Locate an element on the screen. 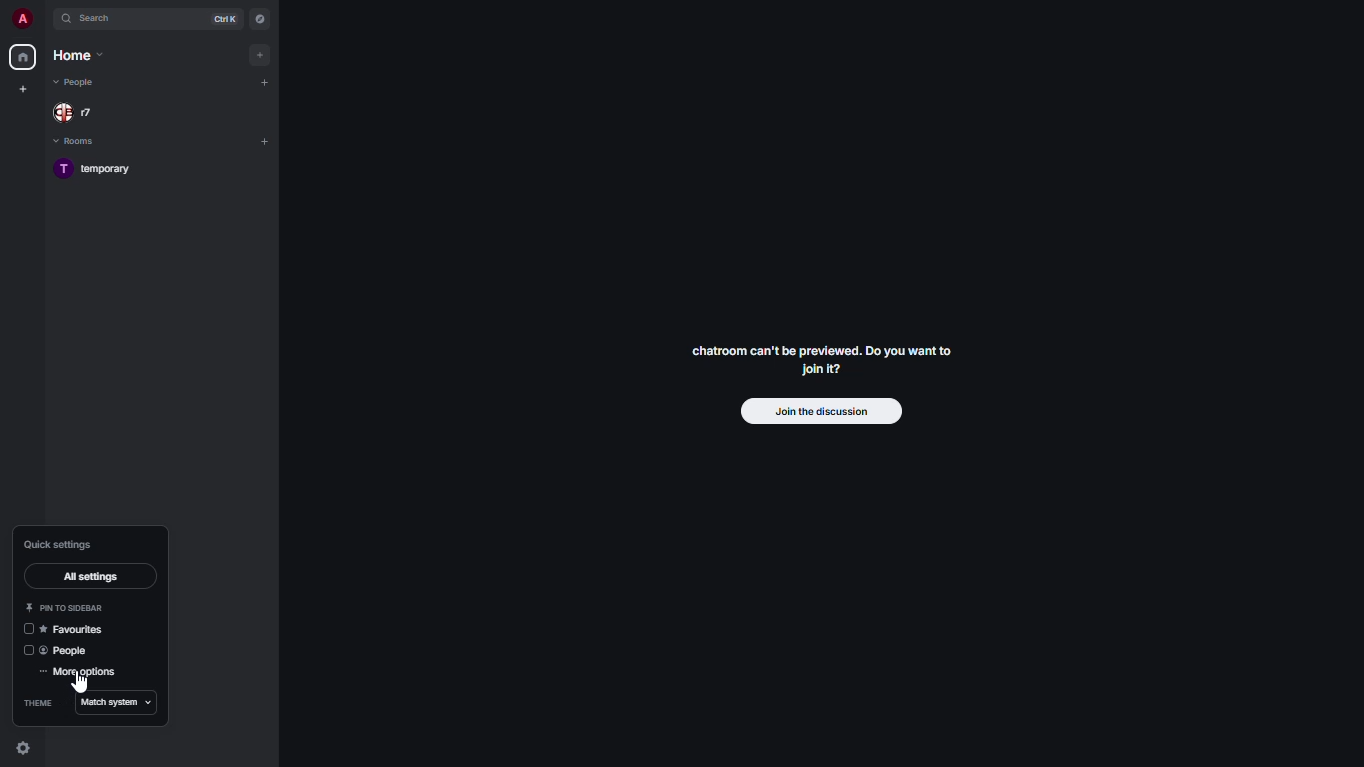 This screenshot has height=767, width=1364. join the discussion is located at coordinates (823, 412).